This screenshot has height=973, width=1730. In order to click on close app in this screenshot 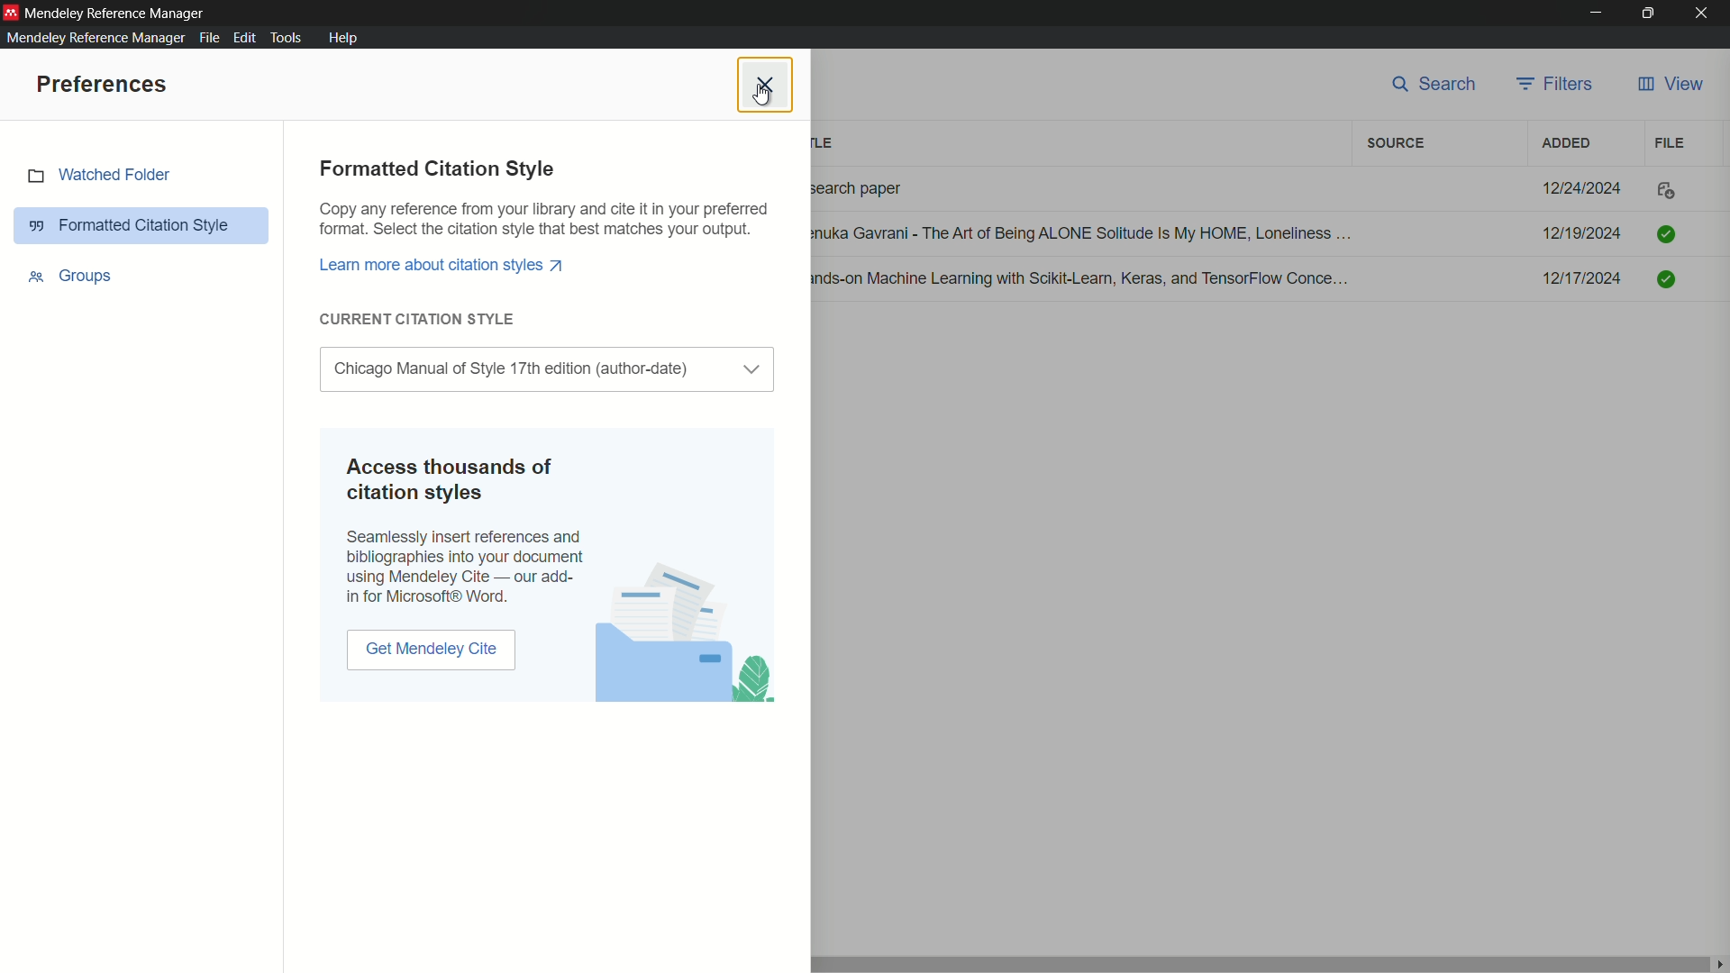, I will do `click(1707, 14)`.